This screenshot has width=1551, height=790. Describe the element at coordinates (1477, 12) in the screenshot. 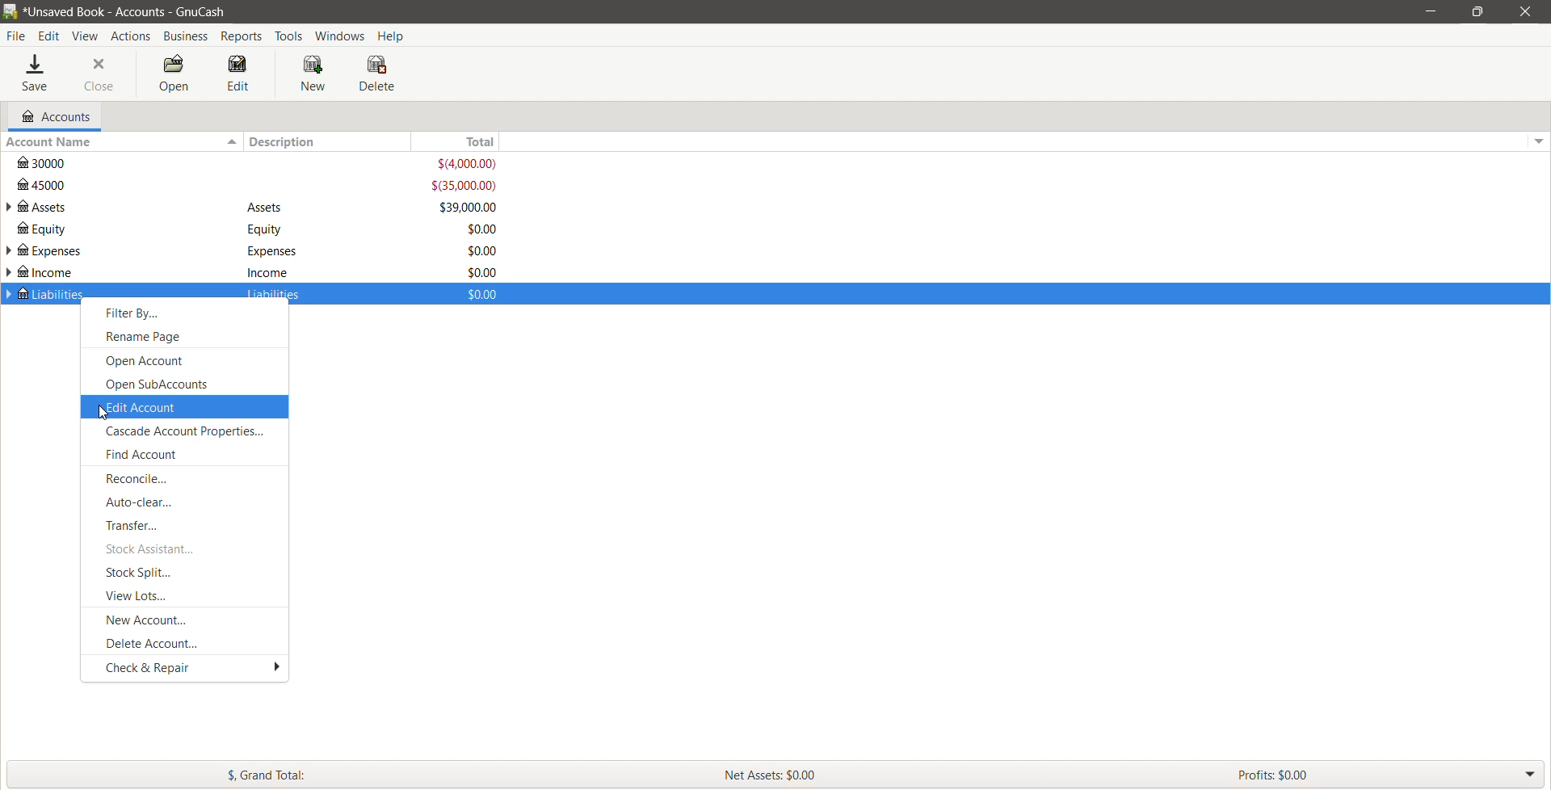

I see `Restore Down` at that location.